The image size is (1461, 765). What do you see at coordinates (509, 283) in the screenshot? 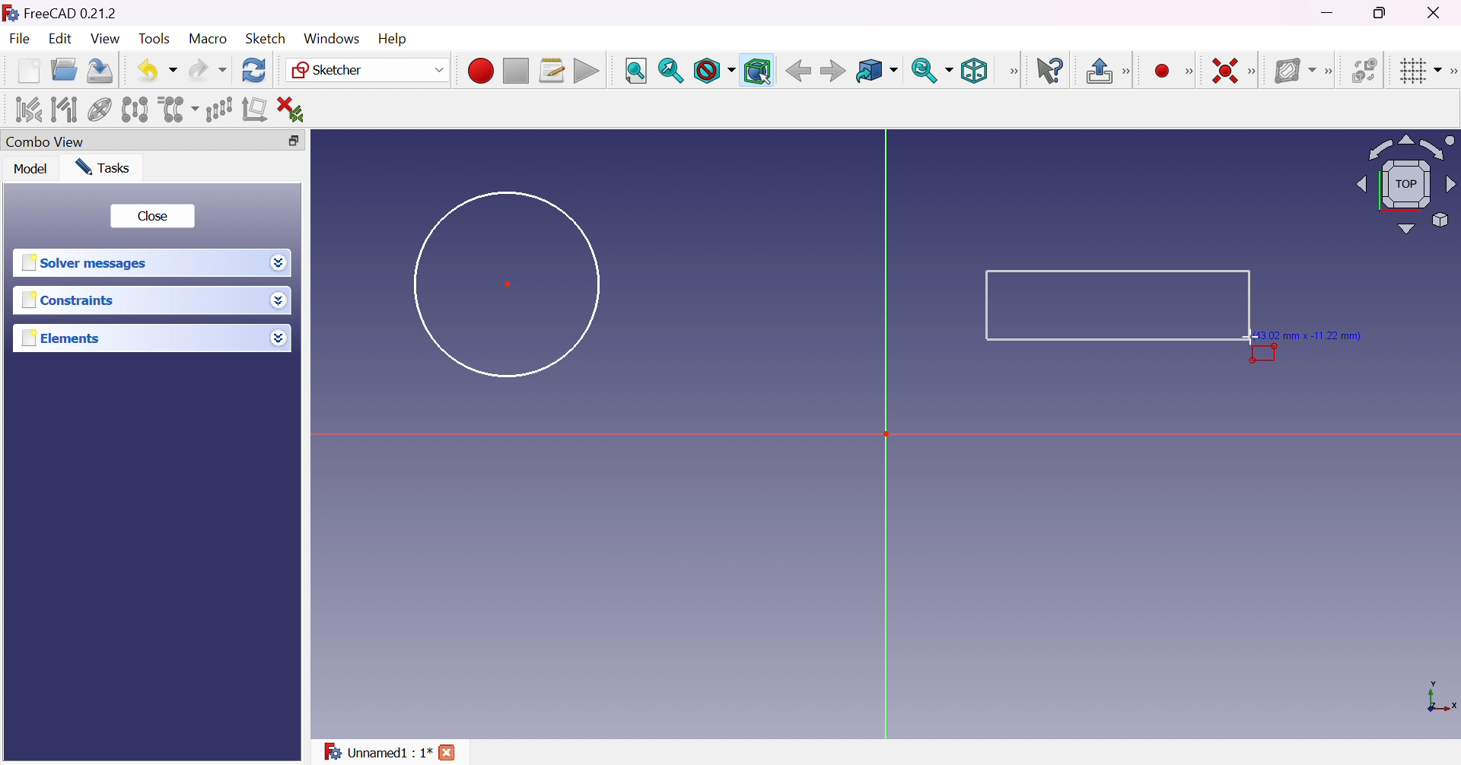
I see `Dot` at bounding box center [509, 283].